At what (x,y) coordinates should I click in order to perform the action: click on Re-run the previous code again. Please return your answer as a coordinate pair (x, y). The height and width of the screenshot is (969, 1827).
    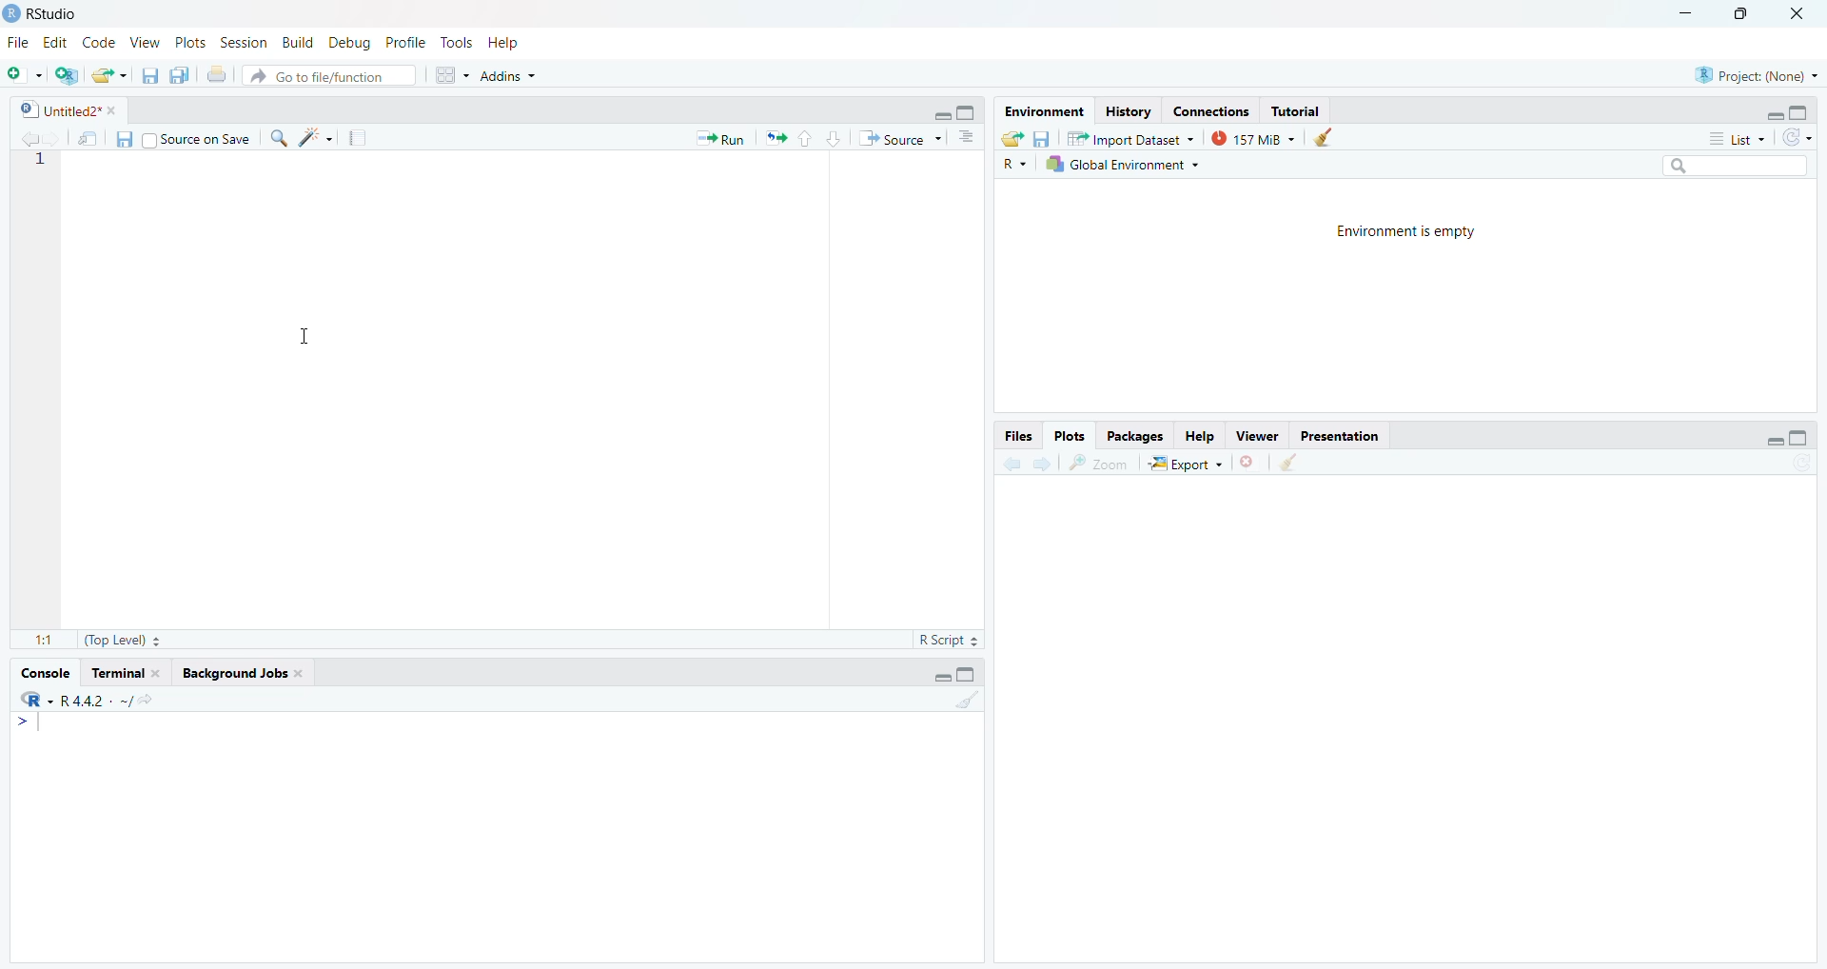
    Looking at the image, I should click on (776, 139).